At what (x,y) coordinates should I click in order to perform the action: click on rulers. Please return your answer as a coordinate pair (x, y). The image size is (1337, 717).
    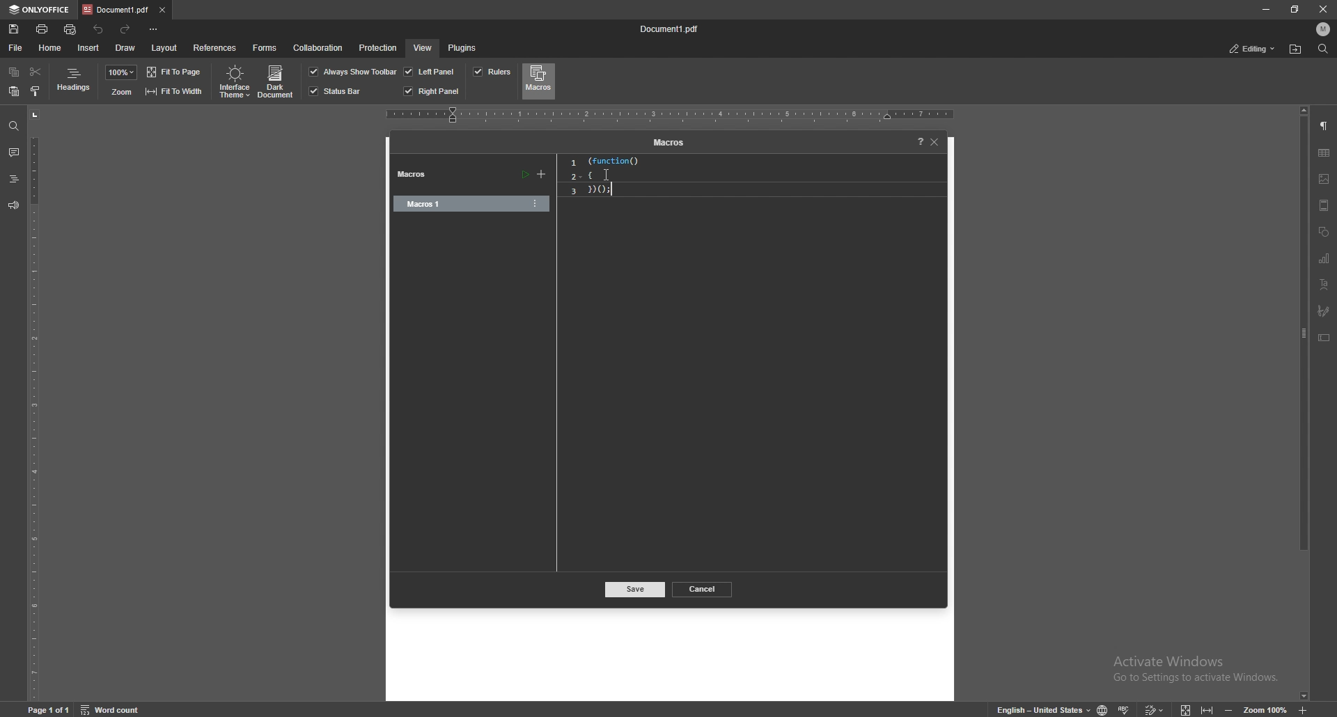
    Looking at the image, I should click on (492, 72).